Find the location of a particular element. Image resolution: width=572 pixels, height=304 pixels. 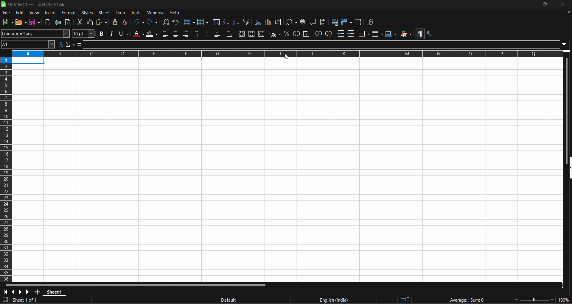

zoom factor is located at coordinates (550, 303).